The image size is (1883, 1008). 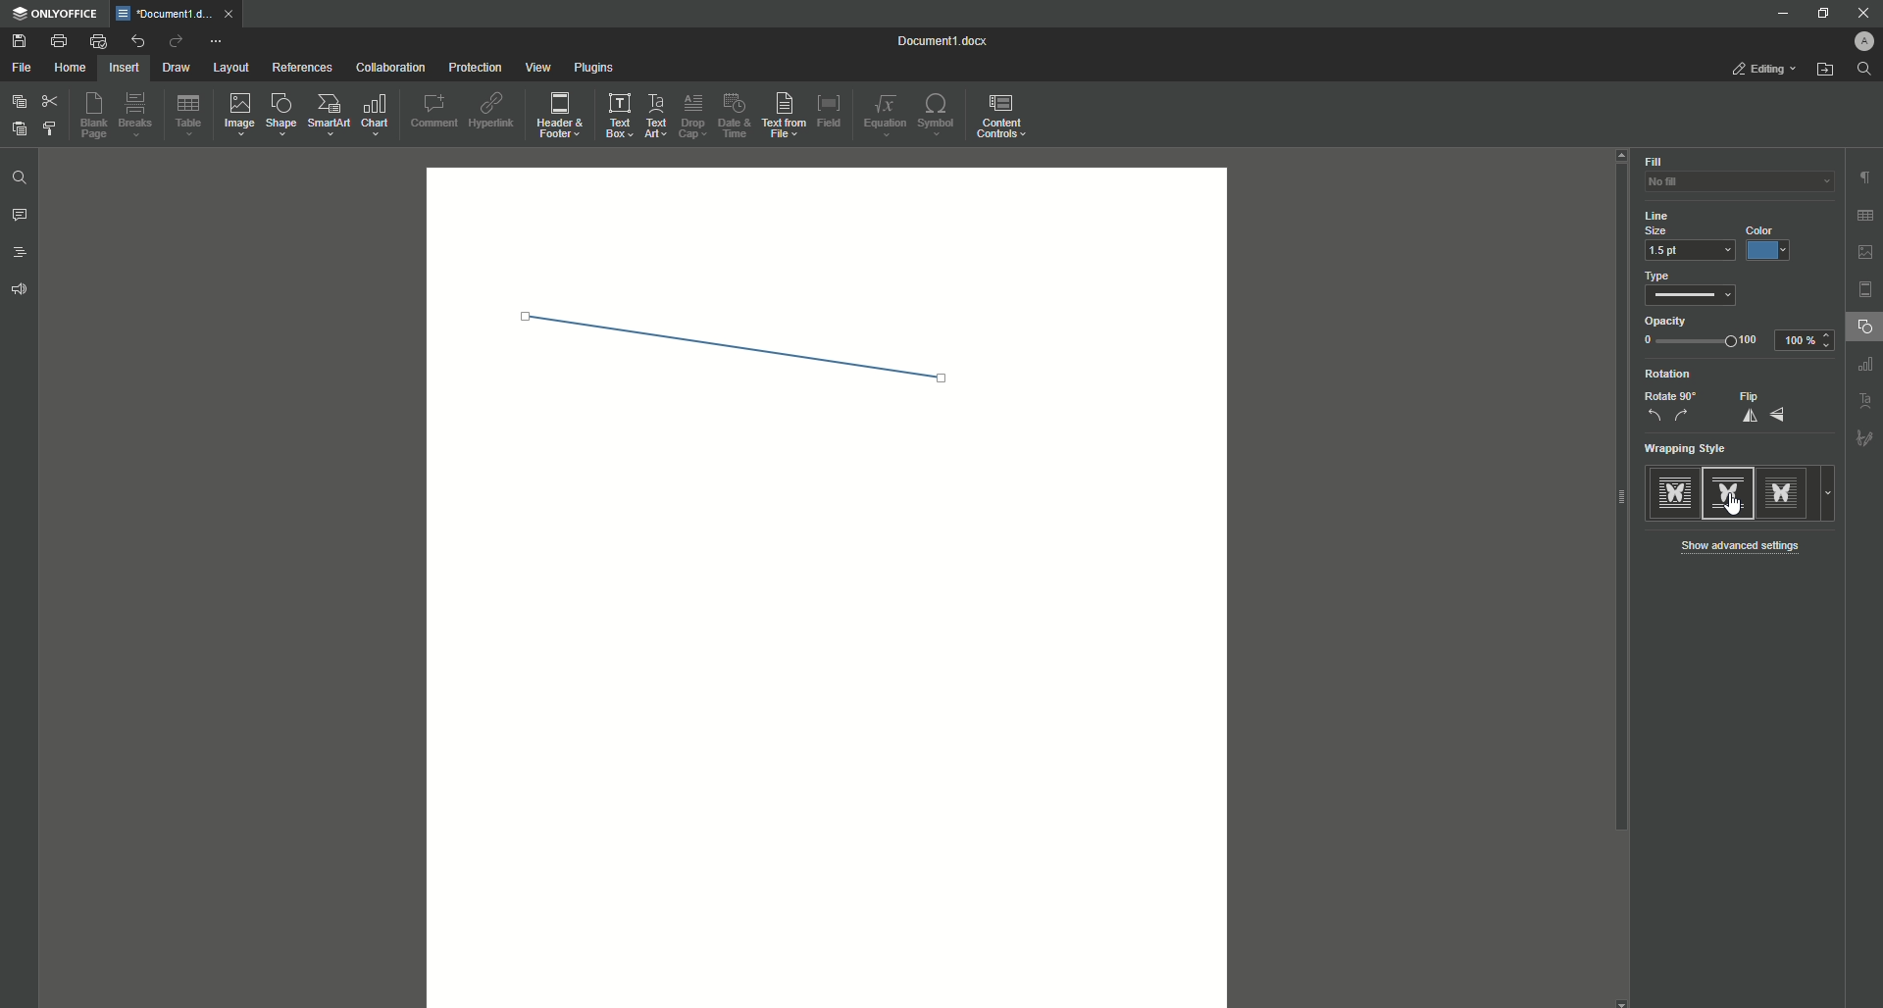 What do you see at coordinates (886, 115) in the screenshot?
I see `Equation` at bounding box center [886, 115].